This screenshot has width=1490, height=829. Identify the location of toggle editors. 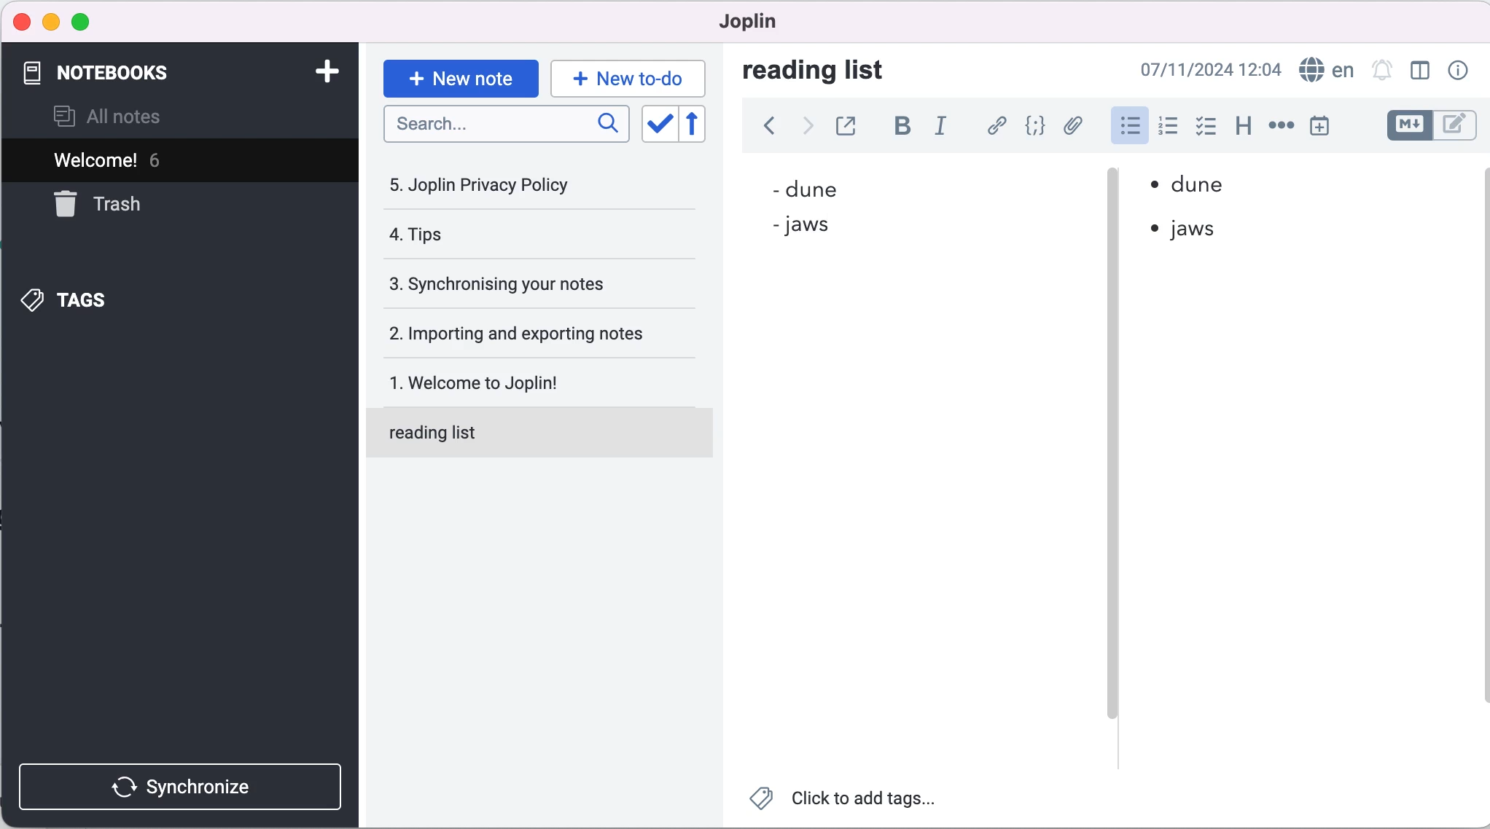
(1427, 125).